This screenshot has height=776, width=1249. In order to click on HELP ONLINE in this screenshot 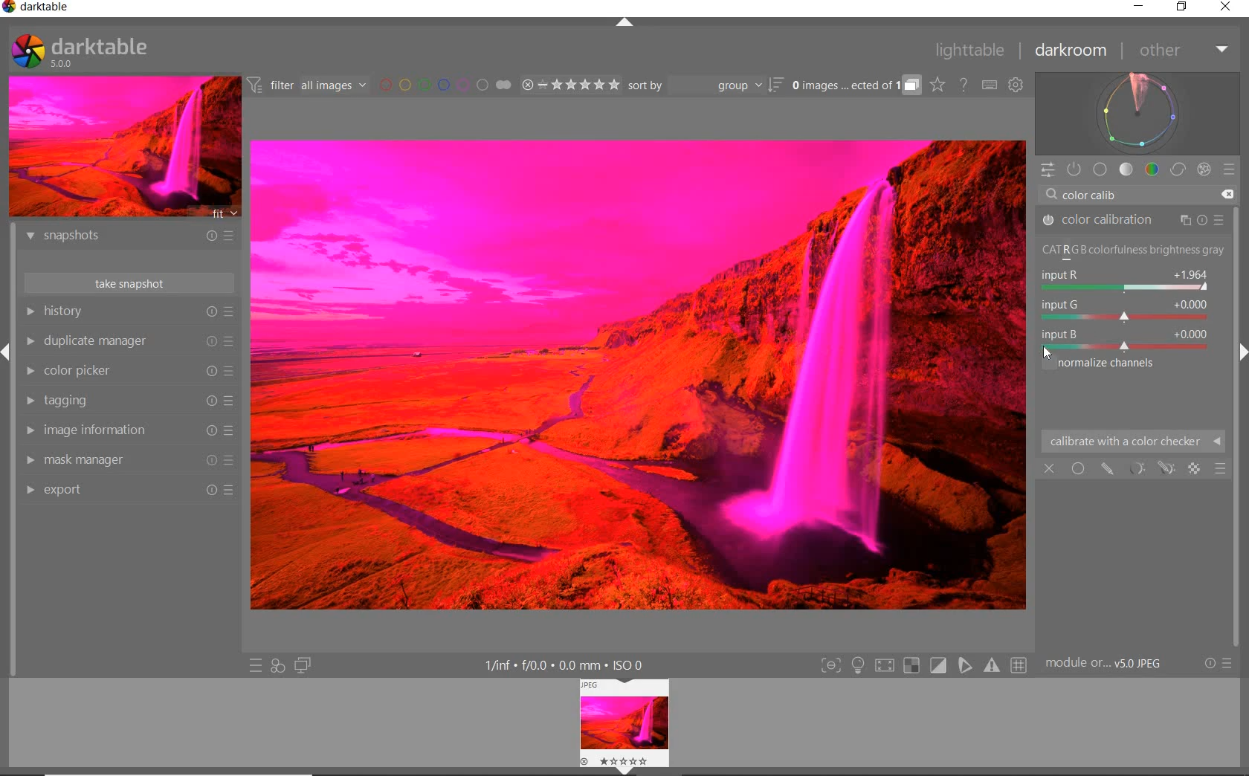, I will do `click(964, 85)`.